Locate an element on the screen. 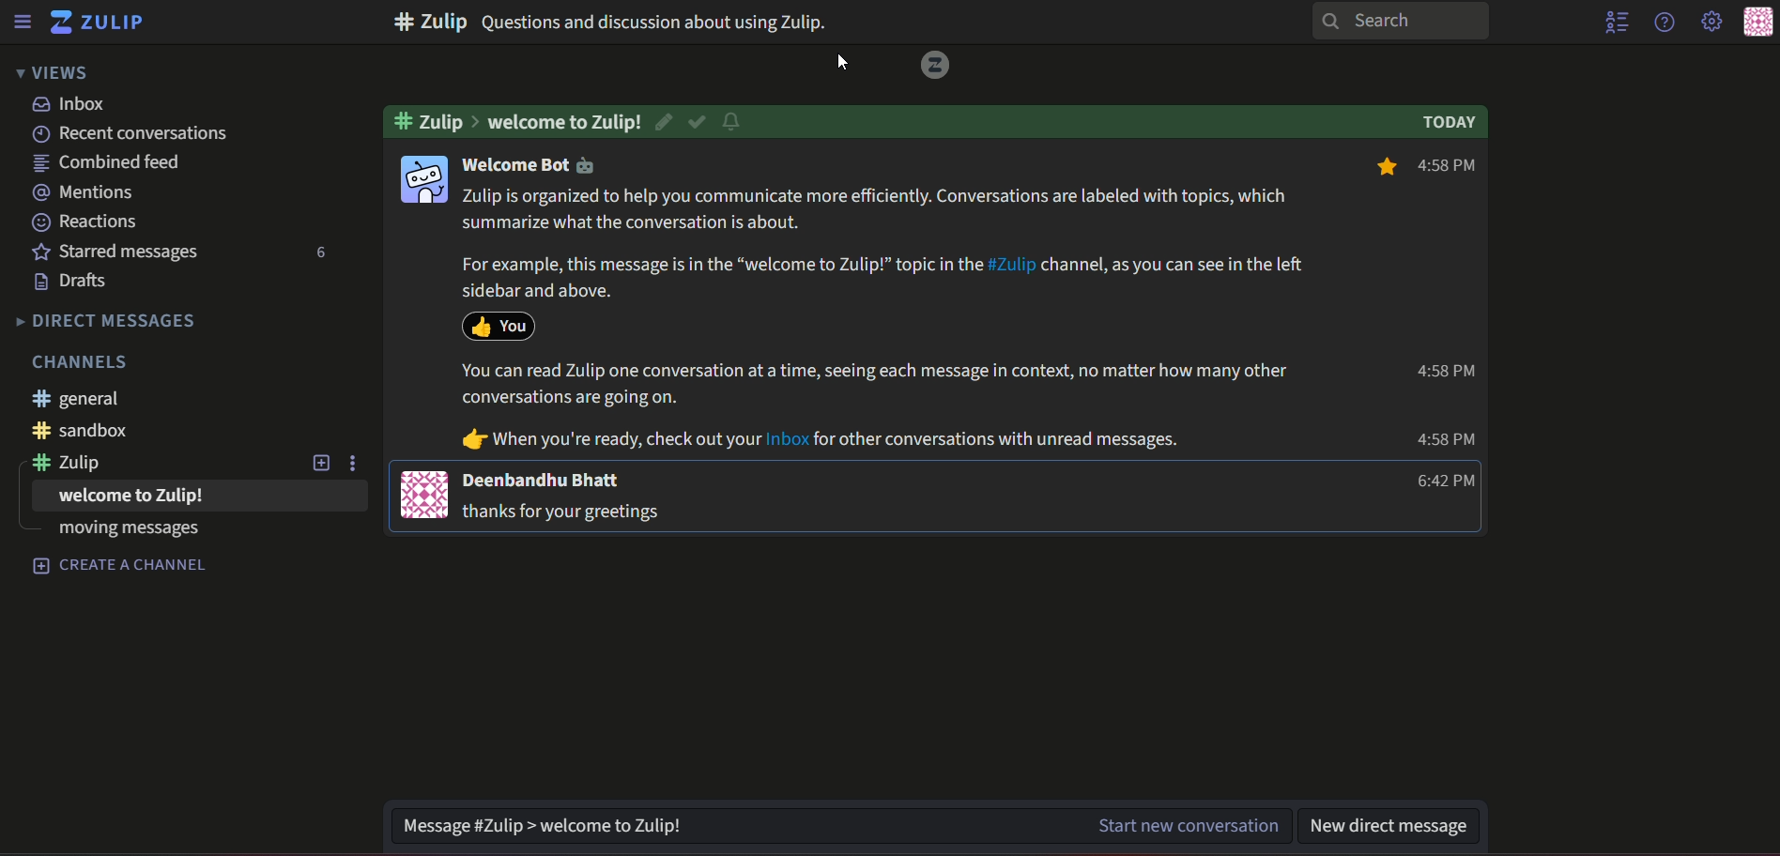 The image size is (1780, 856). textbox is located at coordinates (1396, 823).